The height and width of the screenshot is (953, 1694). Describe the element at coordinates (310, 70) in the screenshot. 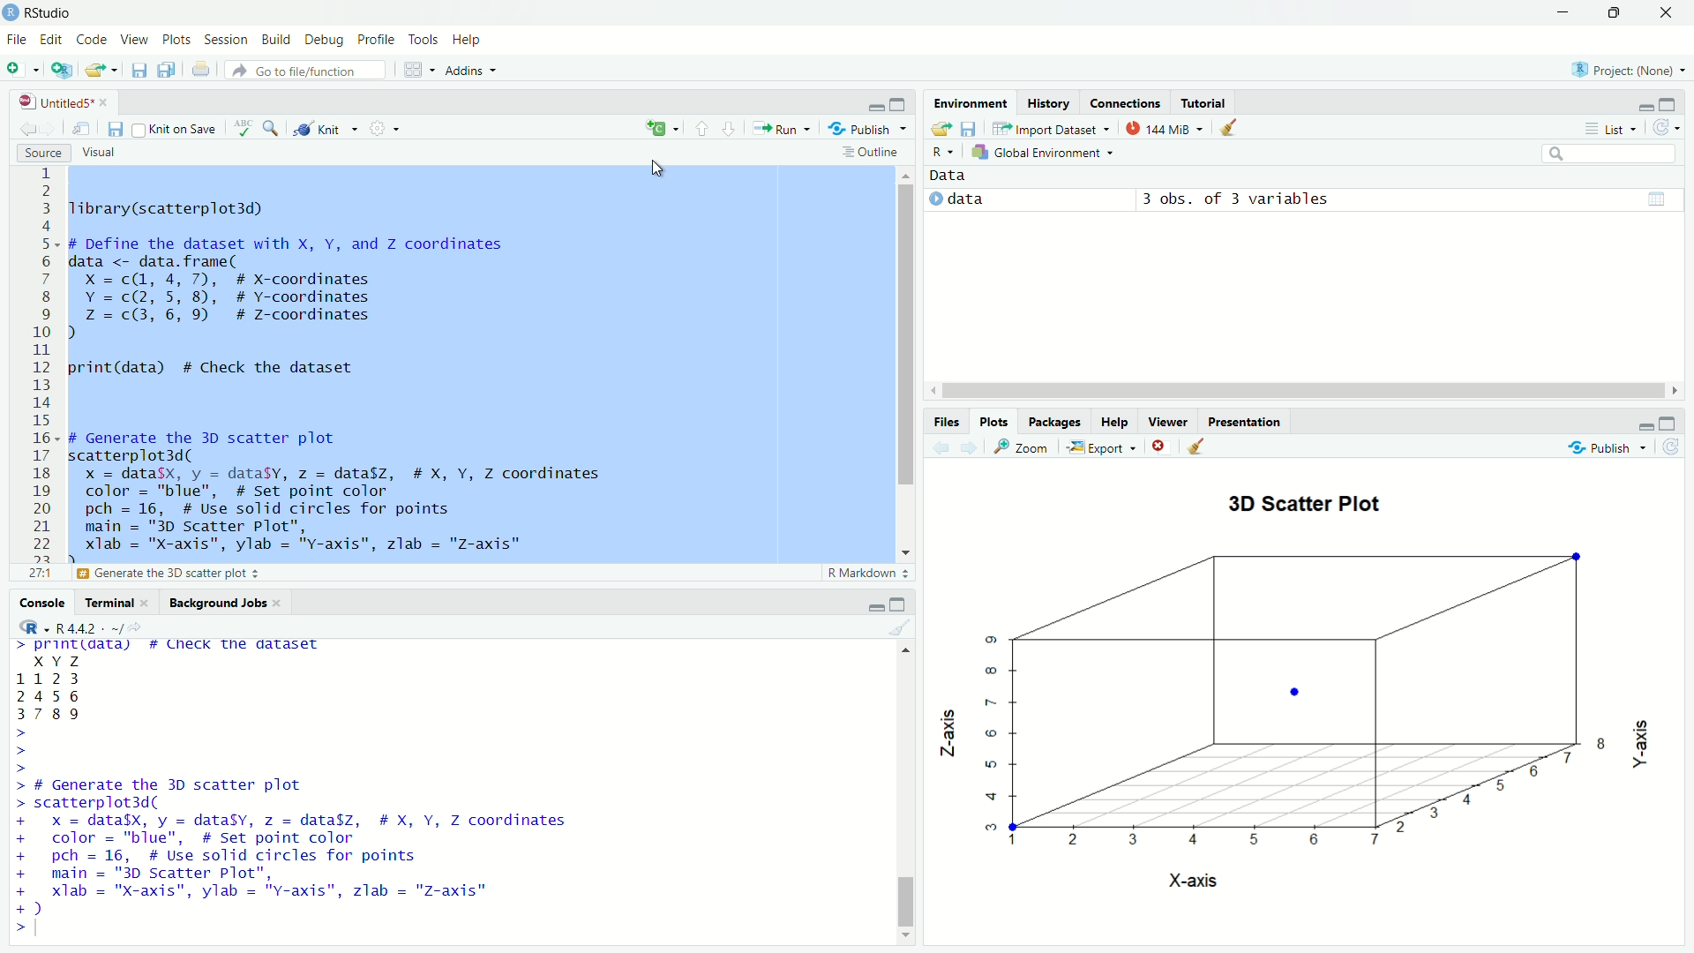

I see `go to file/function` at that location.